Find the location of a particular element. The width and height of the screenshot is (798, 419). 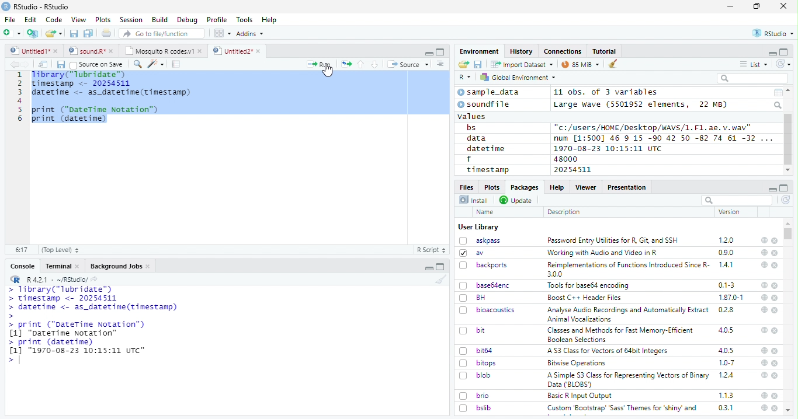

datetime is located at coordinates (485, 148).